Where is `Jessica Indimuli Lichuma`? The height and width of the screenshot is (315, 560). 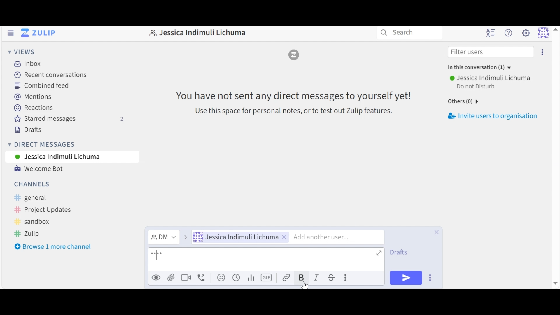
Jessica Indimuli Lichuma is located at coordinates (196, 34).